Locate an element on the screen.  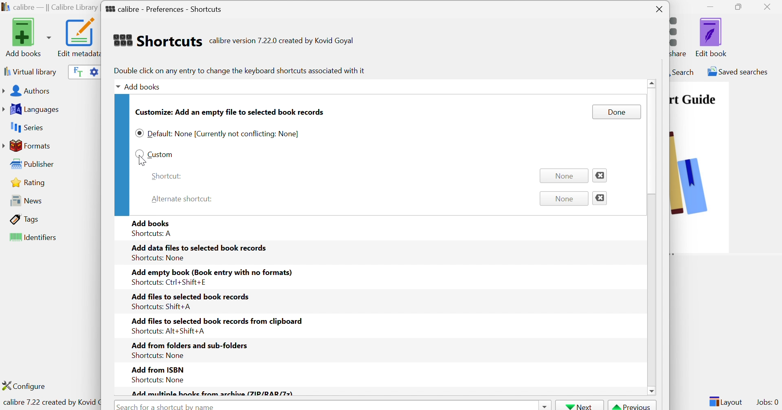
Checkbox is located at coordinates (139, 133).